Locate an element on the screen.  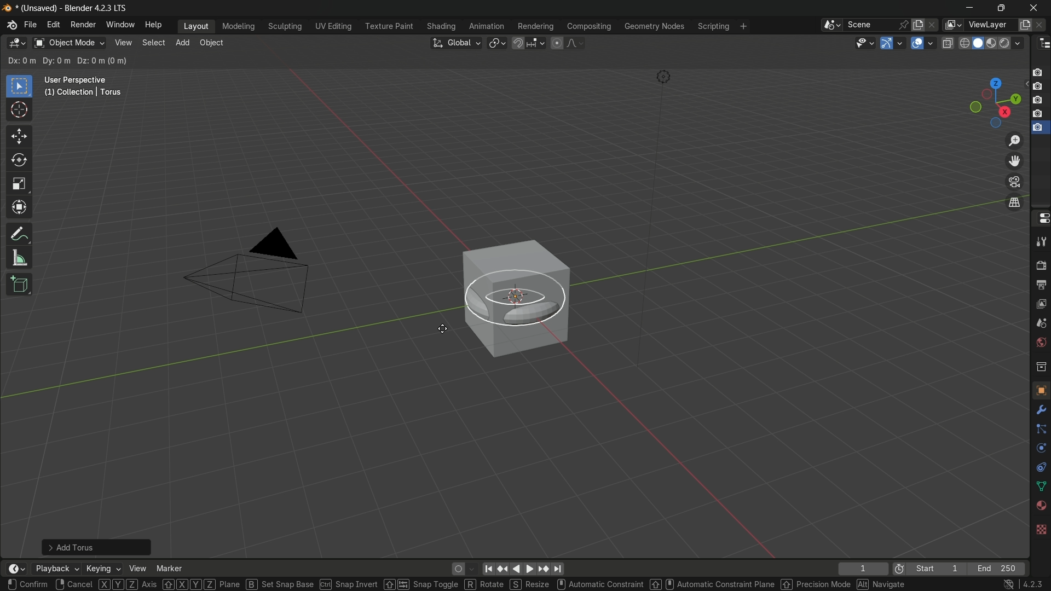
object is located at coordinates (211, 43).